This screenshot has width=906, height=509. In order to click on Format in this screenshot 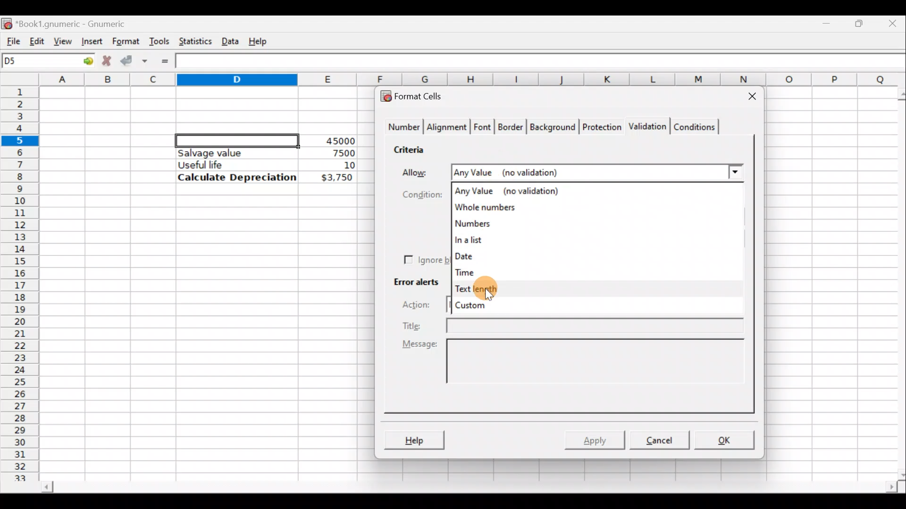, I will do `click(125, 41)`.